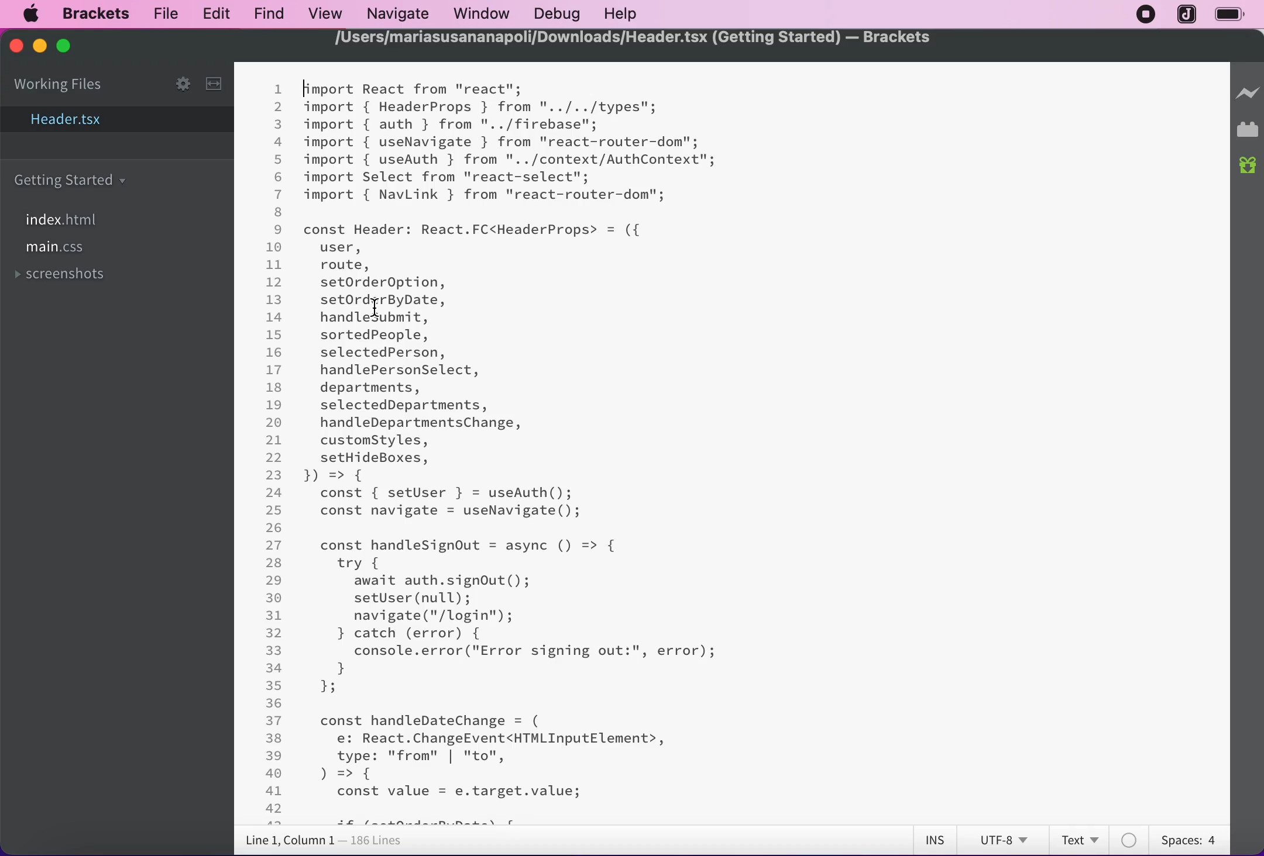 This screenshot has height=856, width=1264. Describe the element at coordinates (69, 182) in the screenshot. I see `getting started` at that location.